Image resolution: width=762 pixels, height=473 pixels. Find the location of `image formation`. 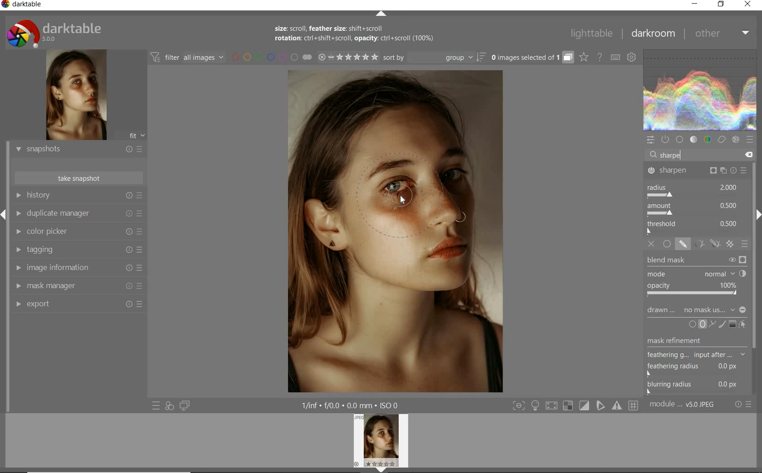

image formation is located at coordinates (77, 268).